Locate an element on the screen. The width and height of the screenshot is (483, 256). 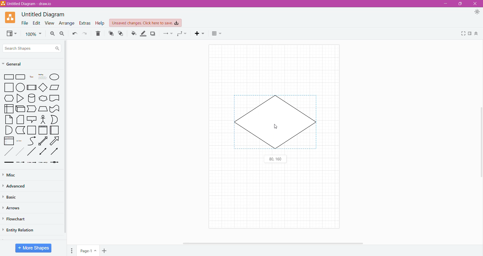
Minimize is located at coordinates (444, 4).